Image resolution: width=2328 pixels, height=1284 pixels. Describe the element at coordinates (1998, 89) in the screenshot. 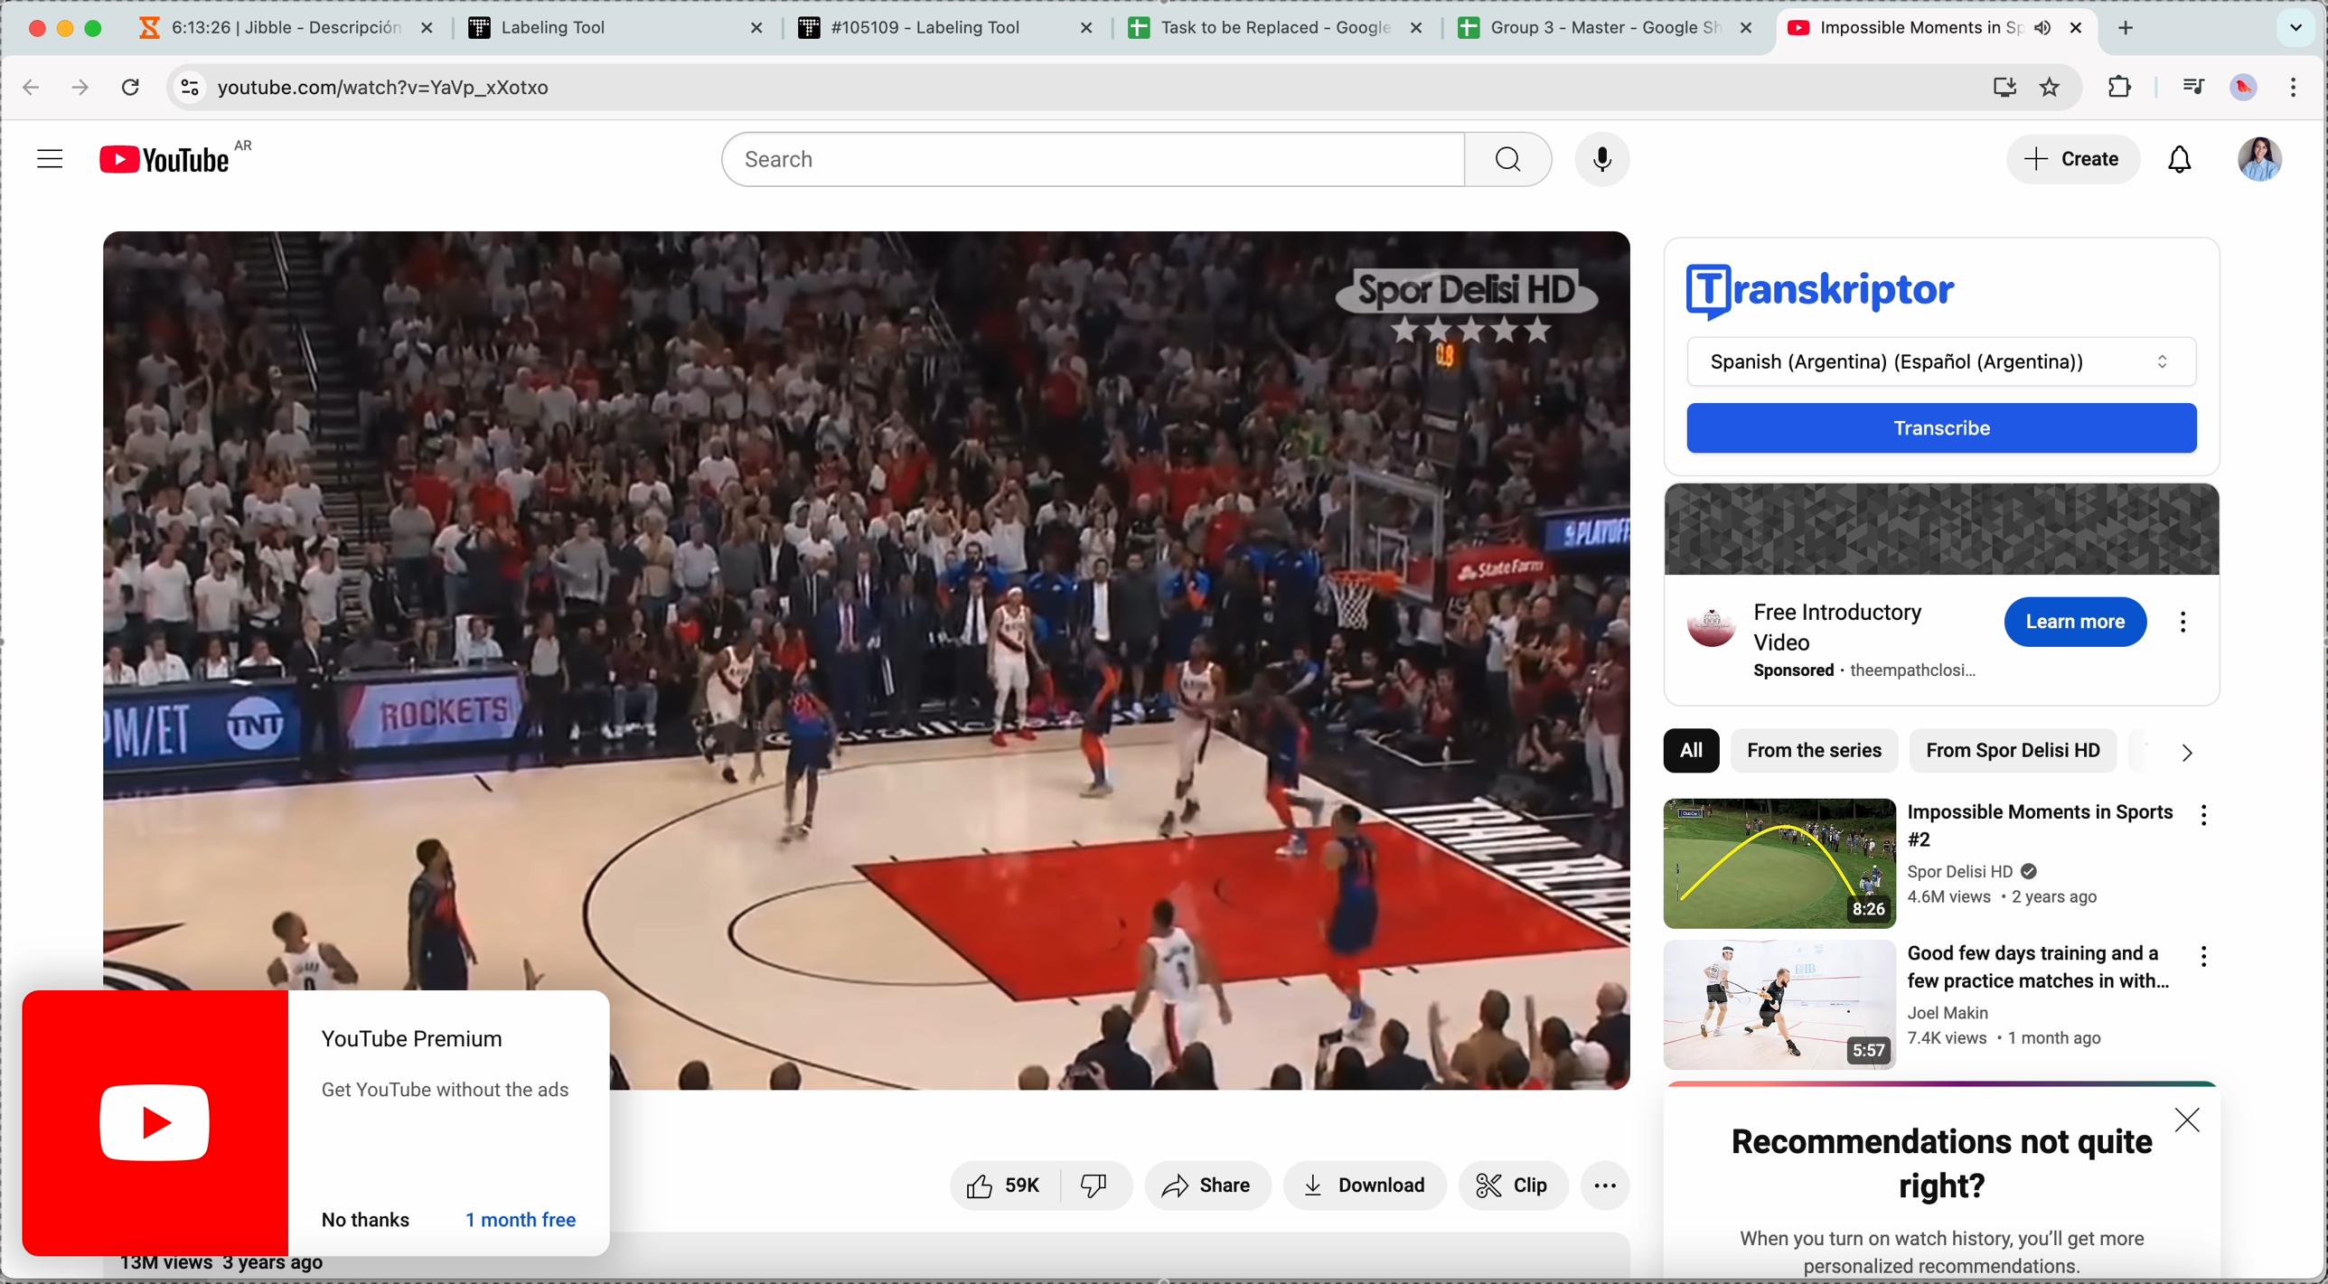

I see `install YouTube` at that location.